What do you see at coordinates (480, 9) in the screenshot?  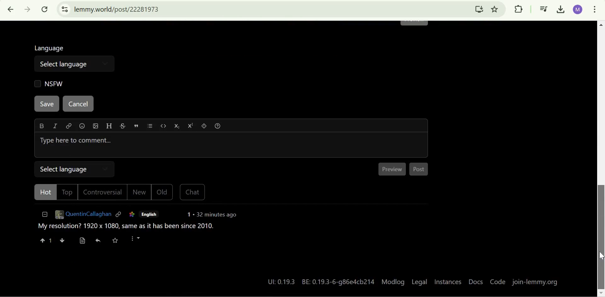 I see `Install Lemmy.World` at bounding box center [480, 9].